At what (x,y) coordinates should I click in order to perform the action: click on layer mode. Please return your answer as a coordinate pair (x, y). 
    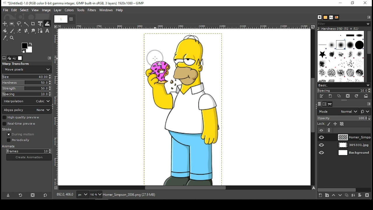
    Looking at the image, I should click on (338, 111).